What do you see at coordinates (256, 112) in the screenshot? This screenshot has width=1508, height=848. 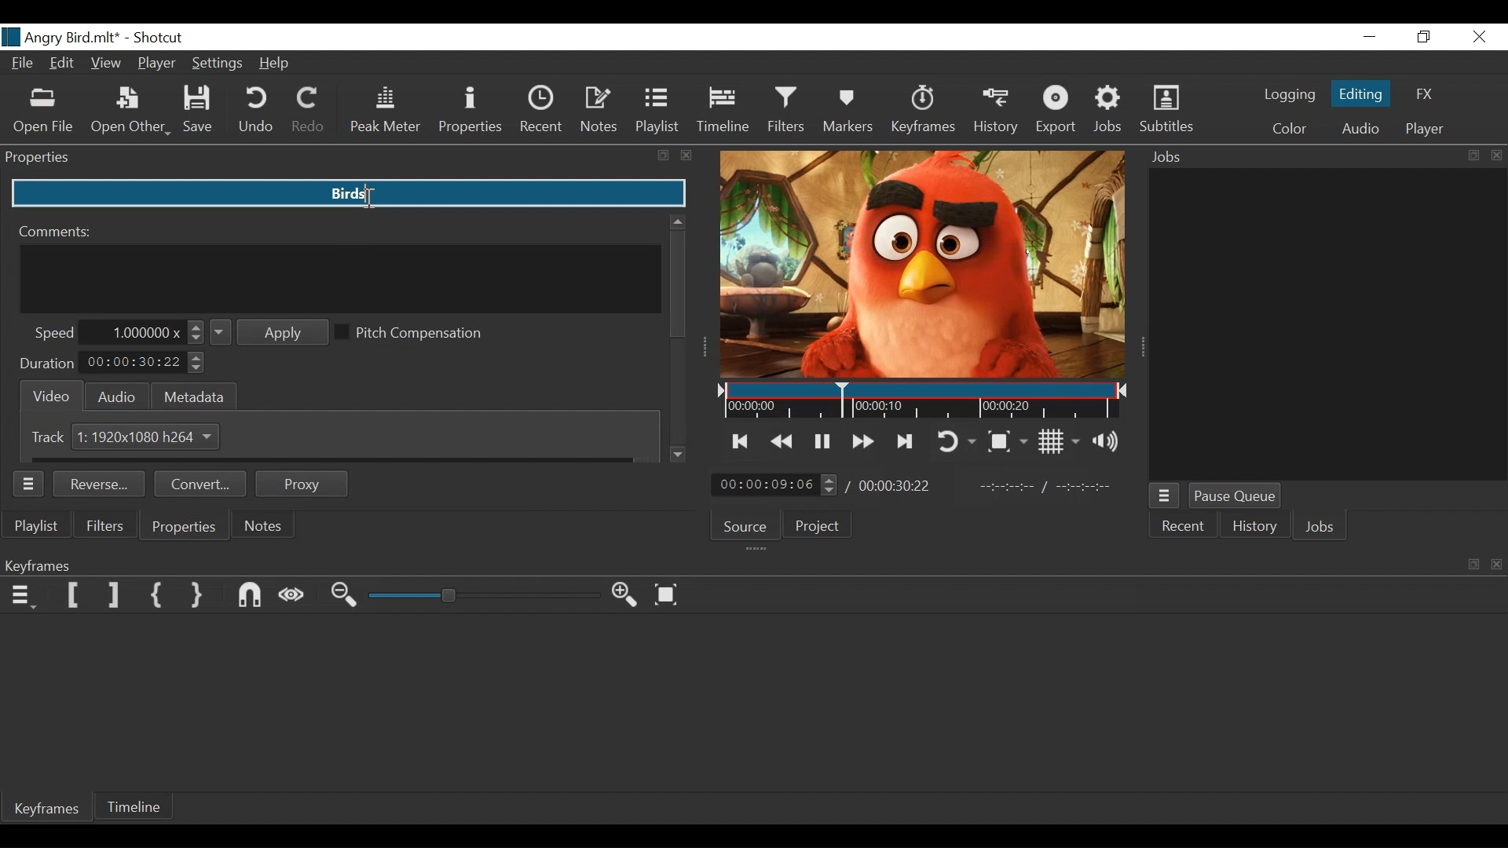 I see `Undo` at bounding box center [256, 112].